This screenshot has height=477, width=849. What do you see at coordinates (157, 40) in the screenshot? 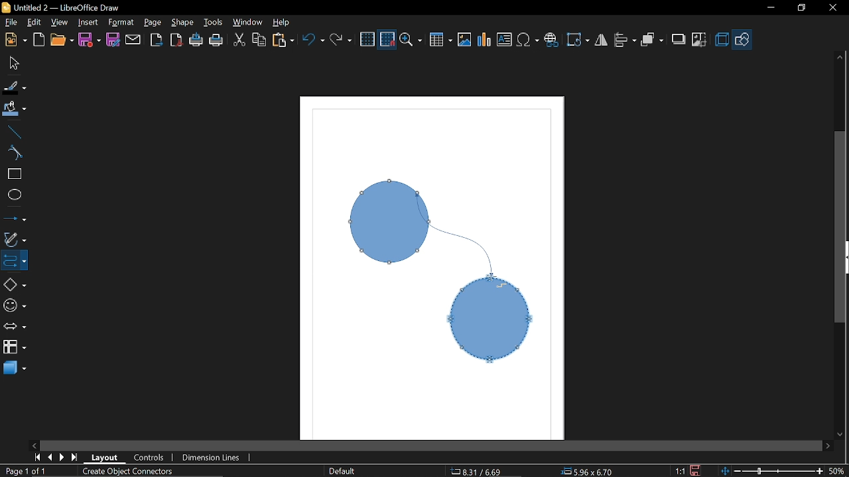
I see `Export` at bounding box center [157, 40].